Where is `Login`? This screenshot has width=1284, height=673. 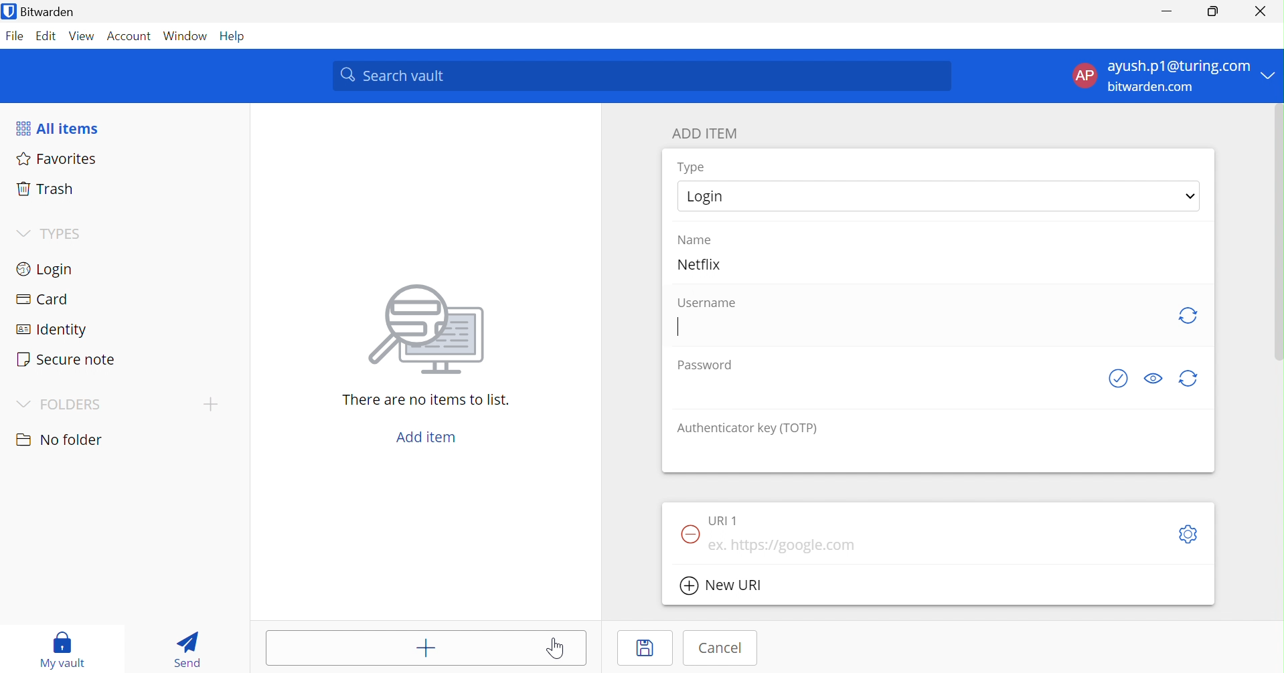 Login is located at coordinates (48, 268).